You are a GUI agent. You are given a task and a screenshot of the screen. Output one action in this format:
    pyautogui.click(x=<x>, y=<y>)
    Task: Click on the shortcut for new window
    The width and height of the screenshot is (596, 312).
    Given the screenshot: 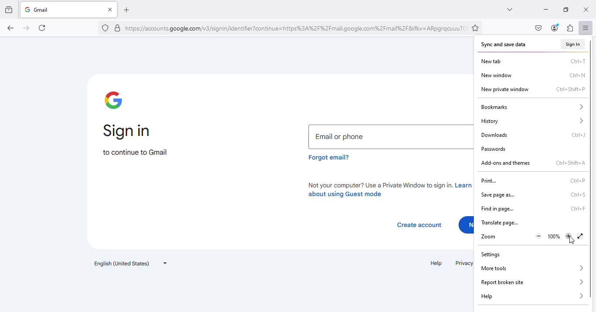 What is the action you would take?
    pyautogui.click(x=577, y=75)
    